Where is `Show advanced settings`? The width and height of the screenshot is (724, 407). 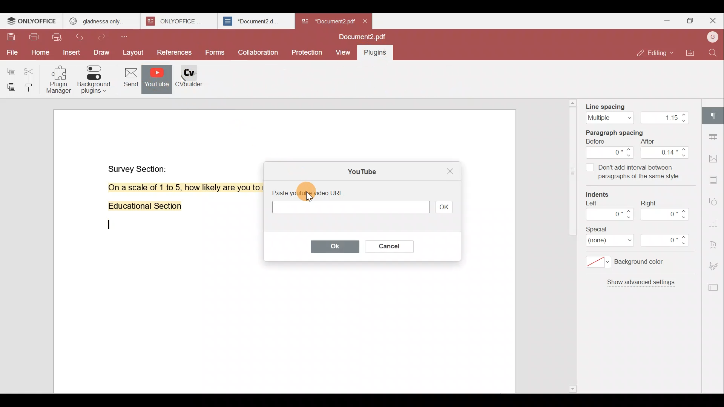 Show advanced settings is located at coordinates (640, 285).